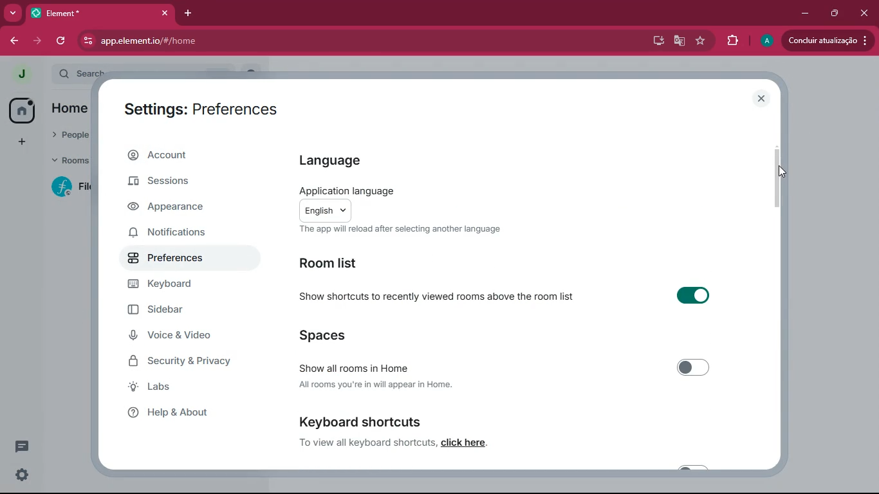 The height and width of the screenshot is (494, 879). Describe the element at coordinates (326, 210) in the screenshot. I see `english` at that location.